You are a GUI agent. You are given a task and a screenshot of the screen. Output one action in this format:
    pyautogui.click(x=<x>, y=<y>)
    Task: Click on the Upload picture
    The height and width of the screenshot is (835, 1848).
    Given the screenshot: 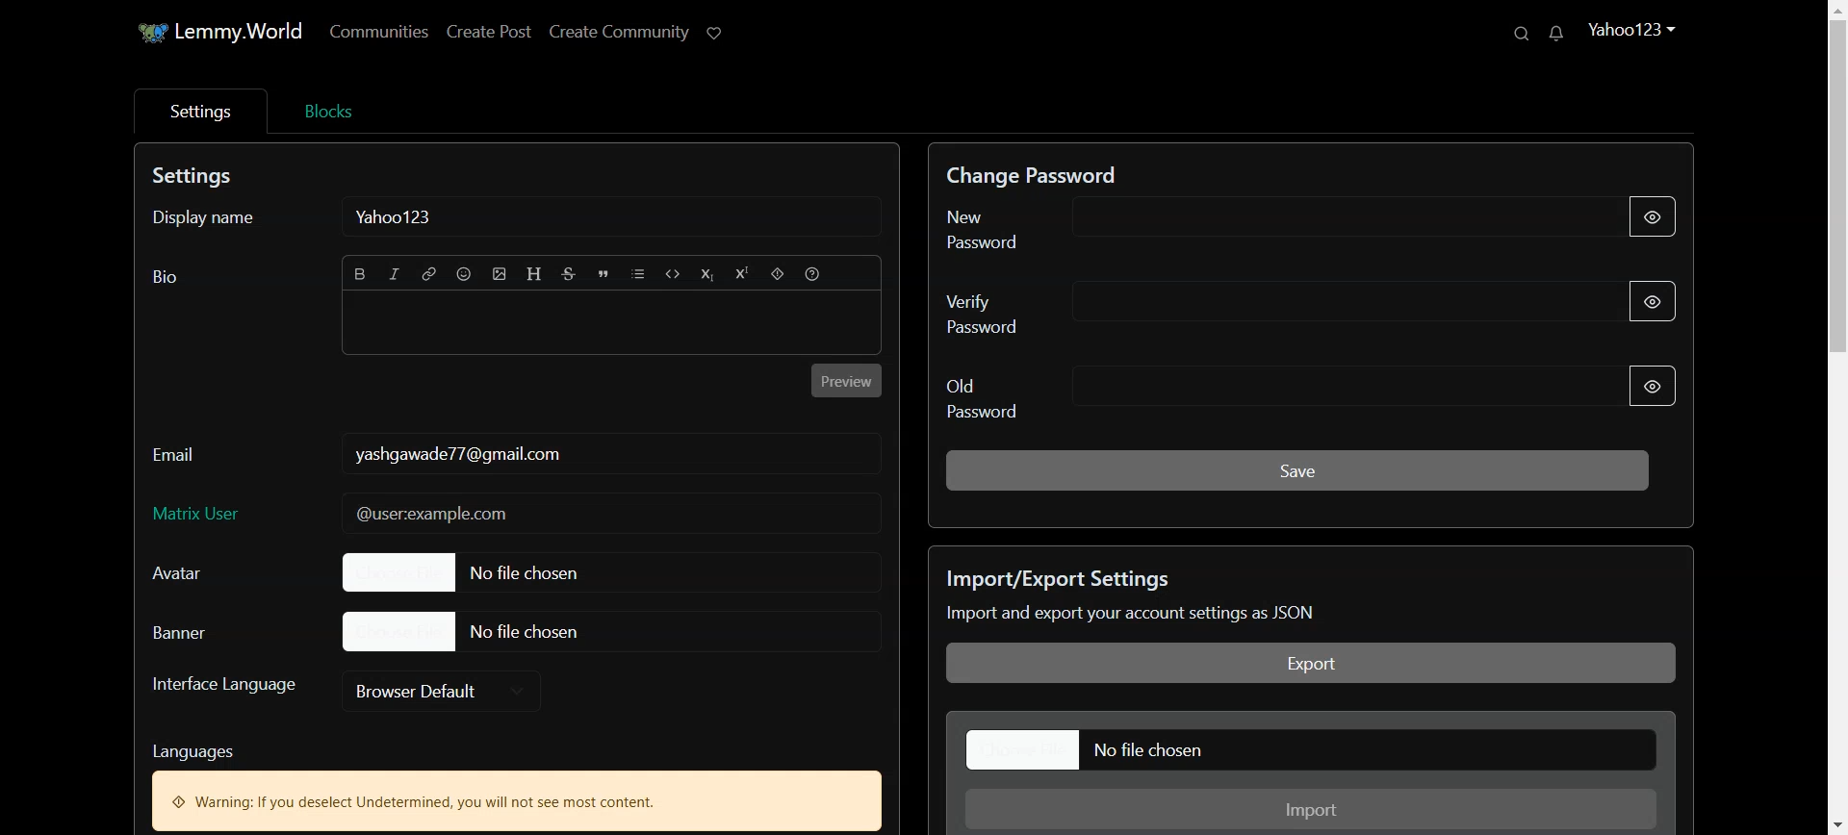 What is the action you would take?
    pyautogui.click(x=500, y=274)
    